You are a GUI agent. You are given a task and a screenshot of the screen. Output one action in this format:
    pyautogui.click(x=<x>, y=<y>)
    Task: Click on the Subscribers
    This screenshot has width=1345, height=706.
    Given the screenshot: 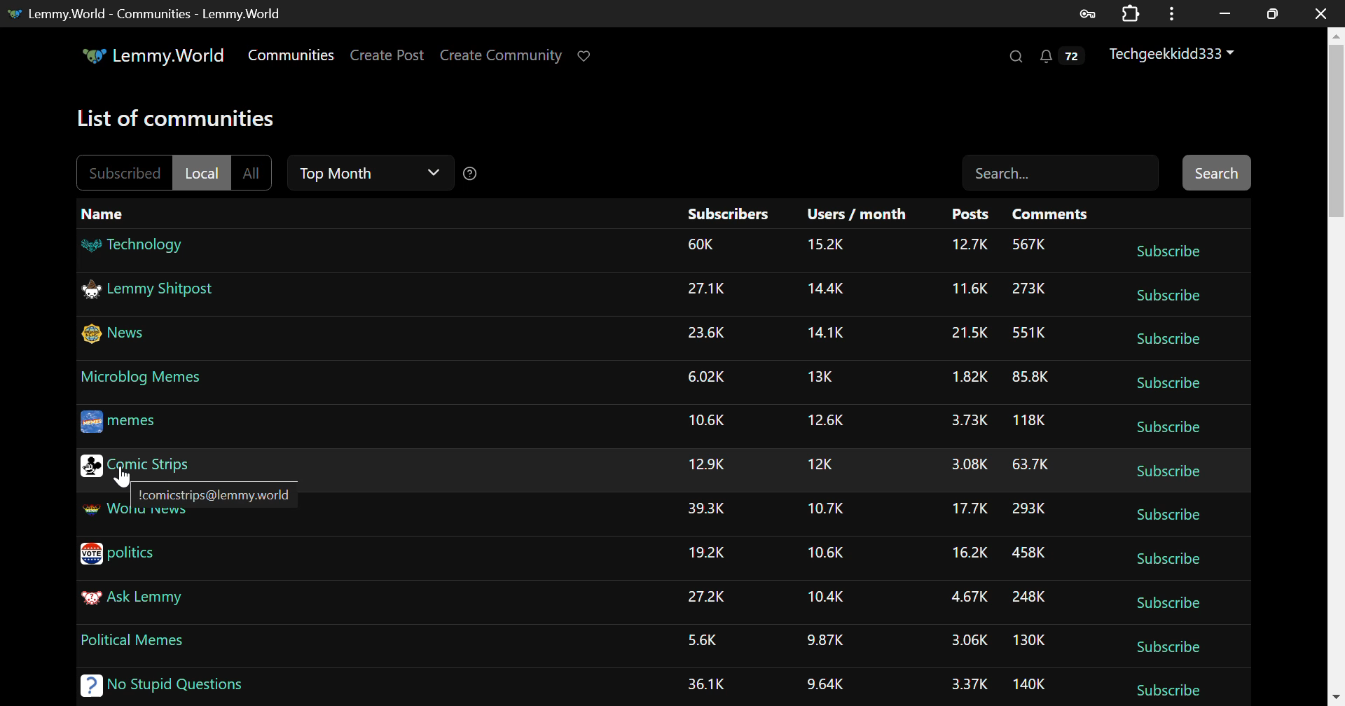 What is the action you would take?
    pyautogui.click(x=727, y=215)
    